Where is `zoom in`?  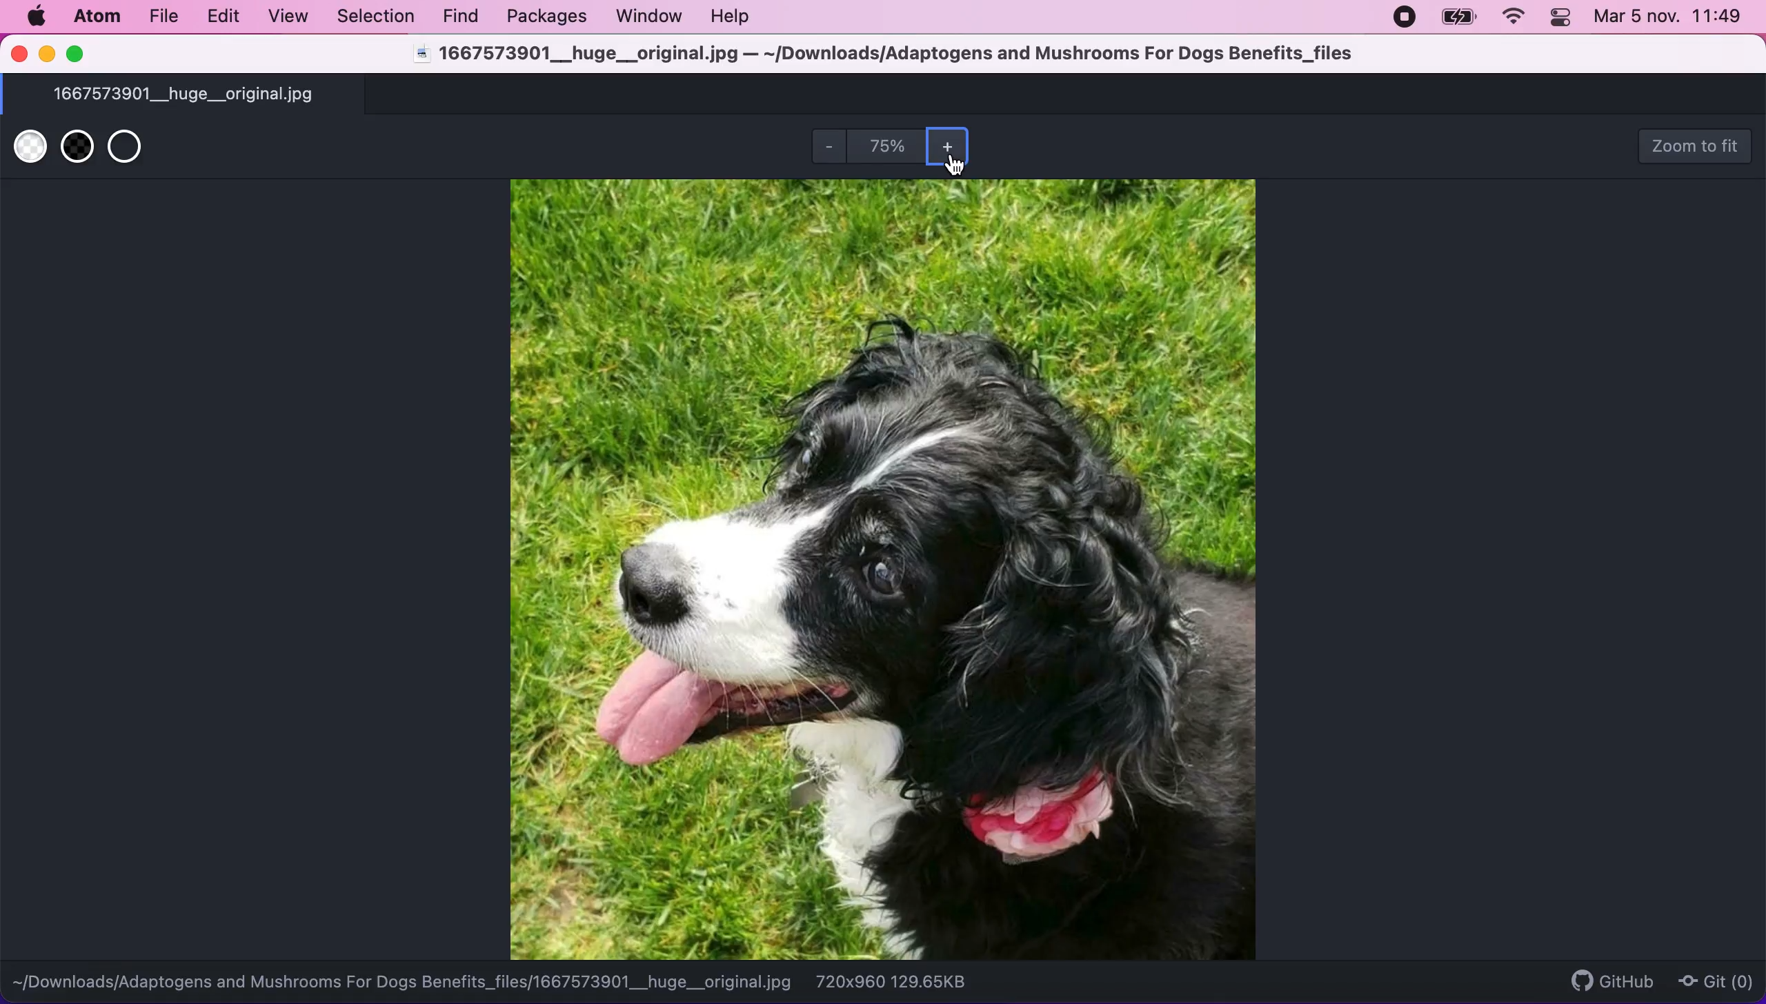 zoom in is located at coordinates (951, 148).